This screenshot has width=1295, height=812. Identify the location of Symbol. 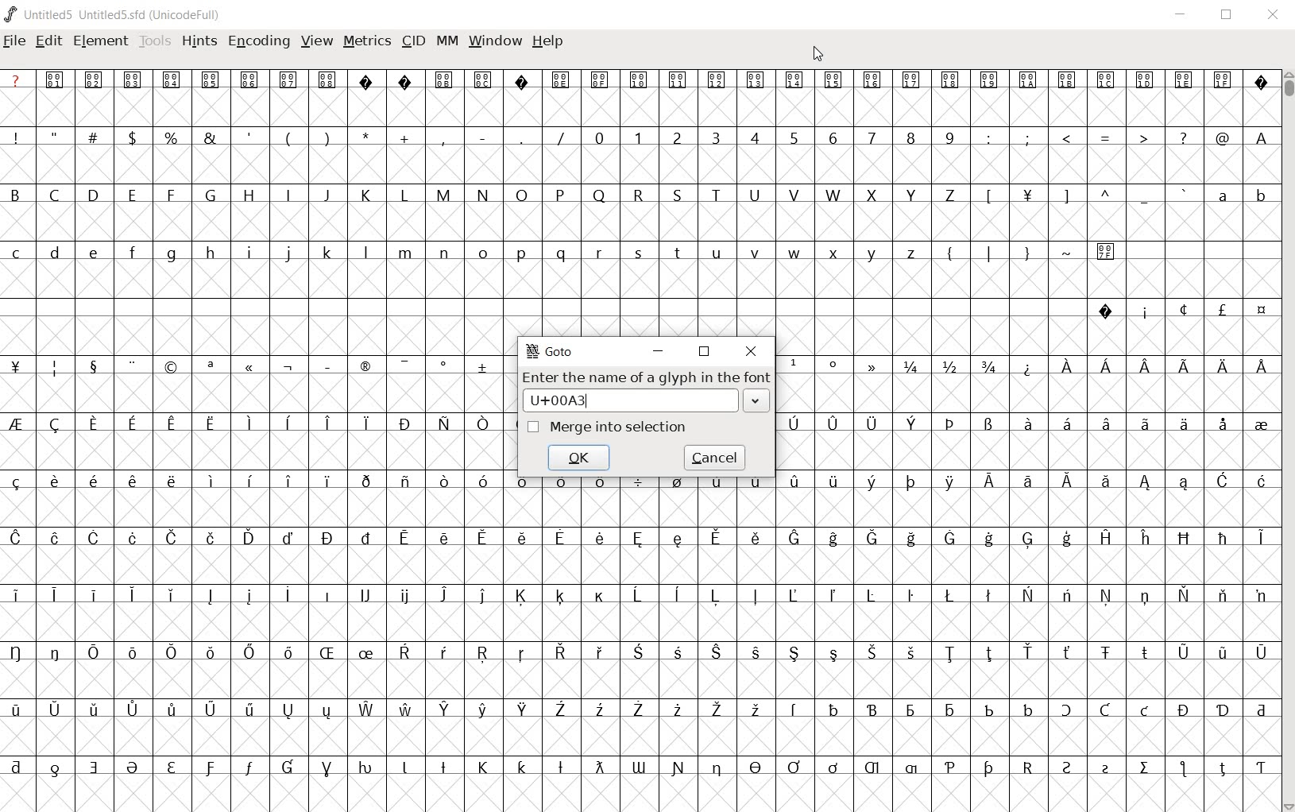
(18, 767).